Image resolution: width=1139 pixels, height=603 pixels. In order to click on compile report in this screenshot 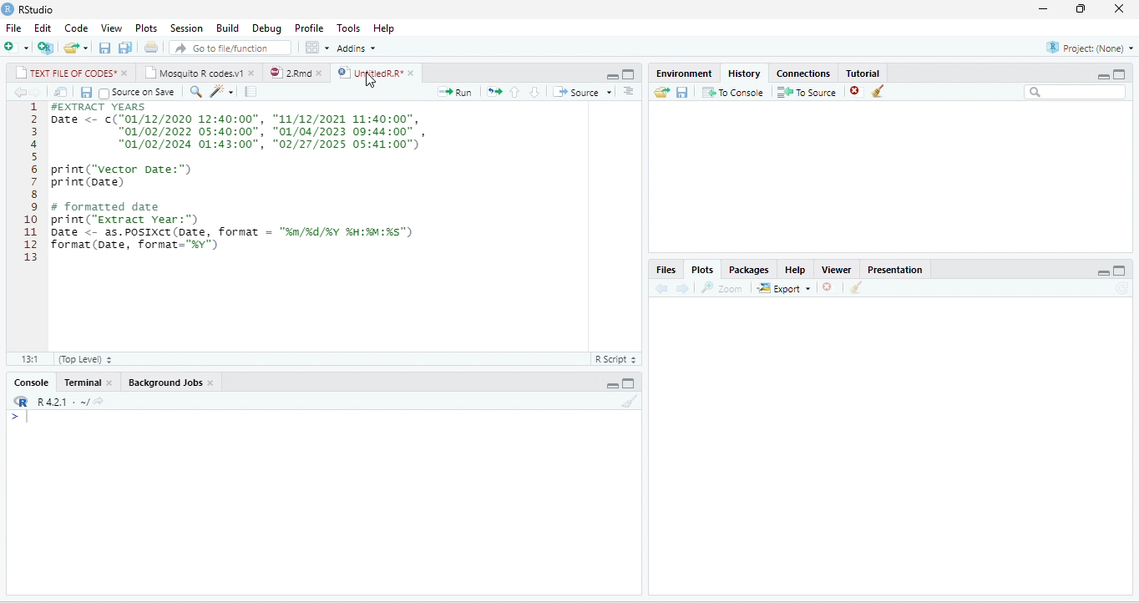, I will do `click(251, 91)`.